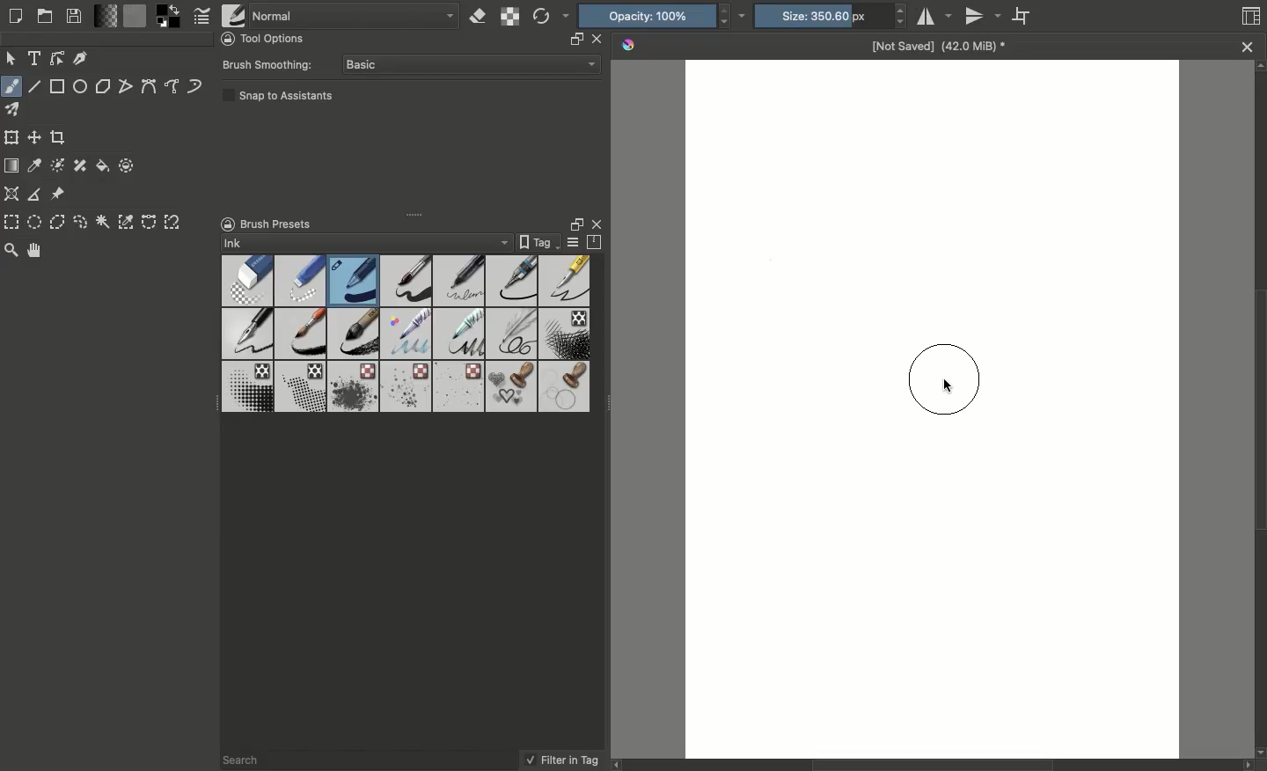 This screenshot has width=1267, height=771. Describe the element at coordinates (40, 251) in the screenshot. I see `Pan` at that location.